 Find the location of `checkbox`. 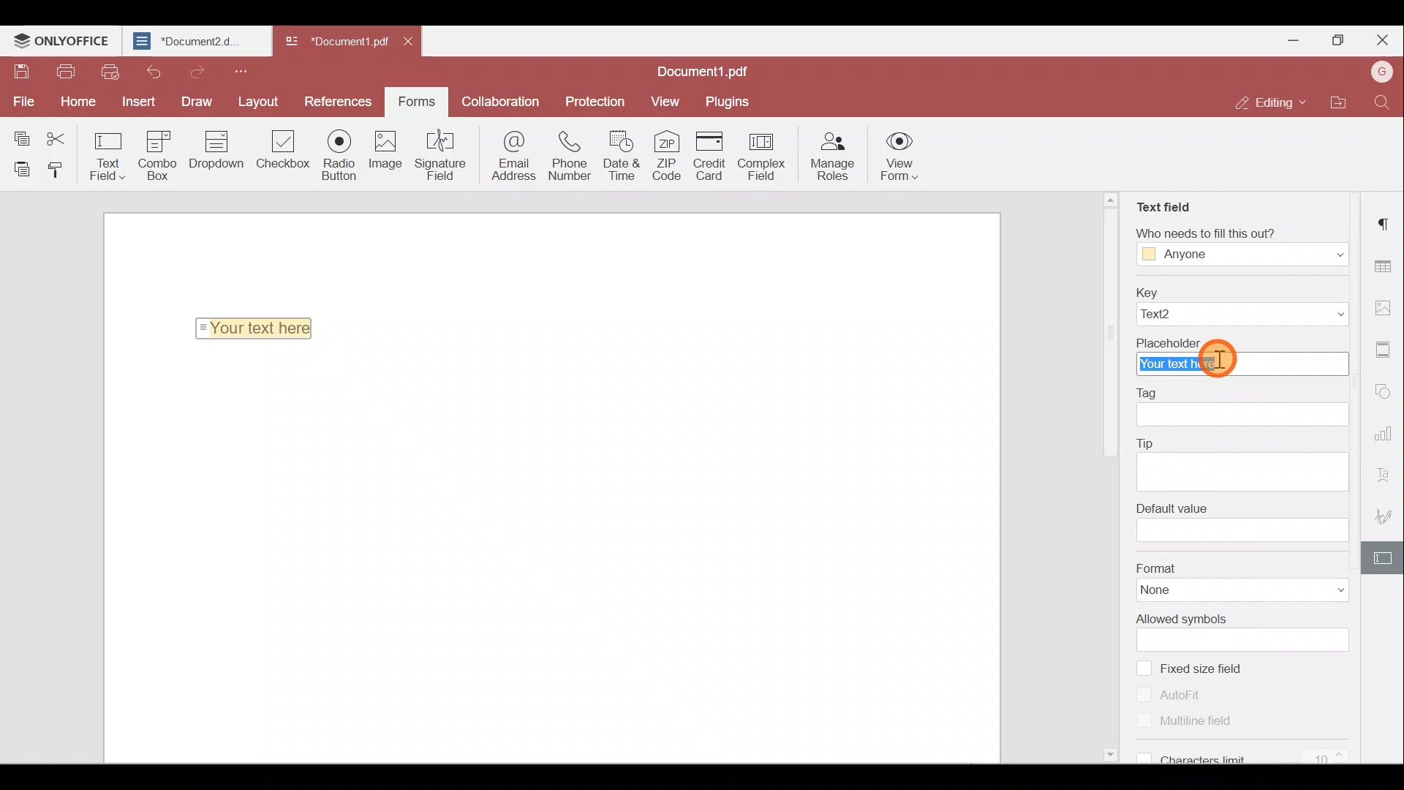

checkbox is located at coordinates (1144, 693).